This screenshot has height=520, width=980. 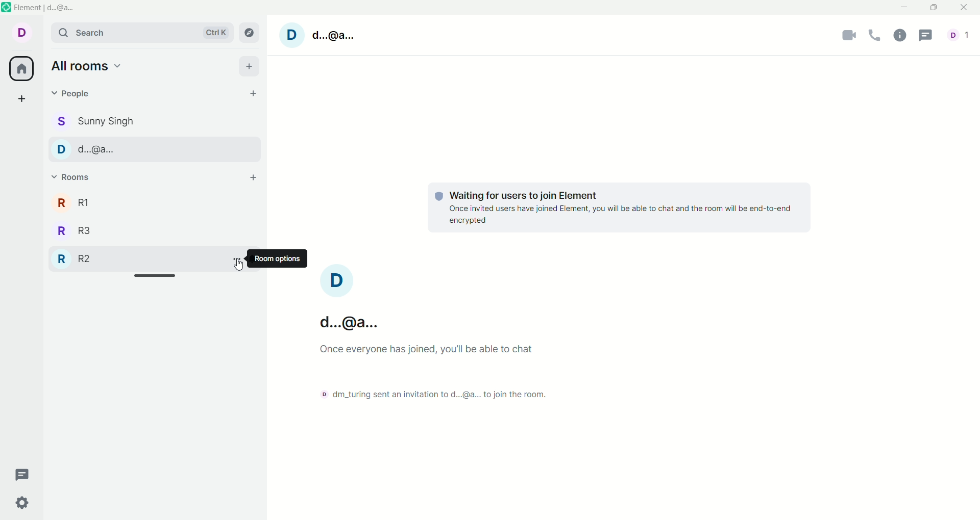 What do you see at coordinates (75, 94) in the screenshot?
I see `people` at bounding box center [75, 94].